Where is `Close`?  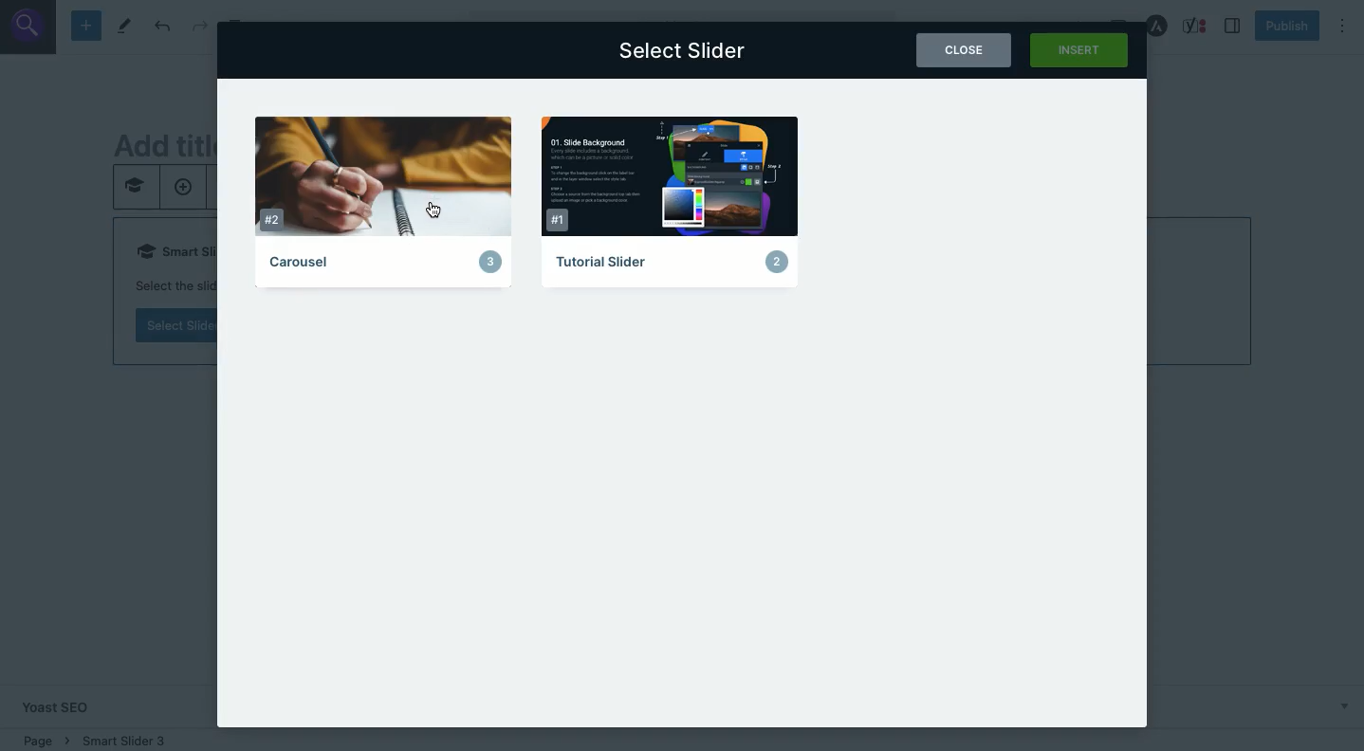
Close is located at coordinates (964, 51).